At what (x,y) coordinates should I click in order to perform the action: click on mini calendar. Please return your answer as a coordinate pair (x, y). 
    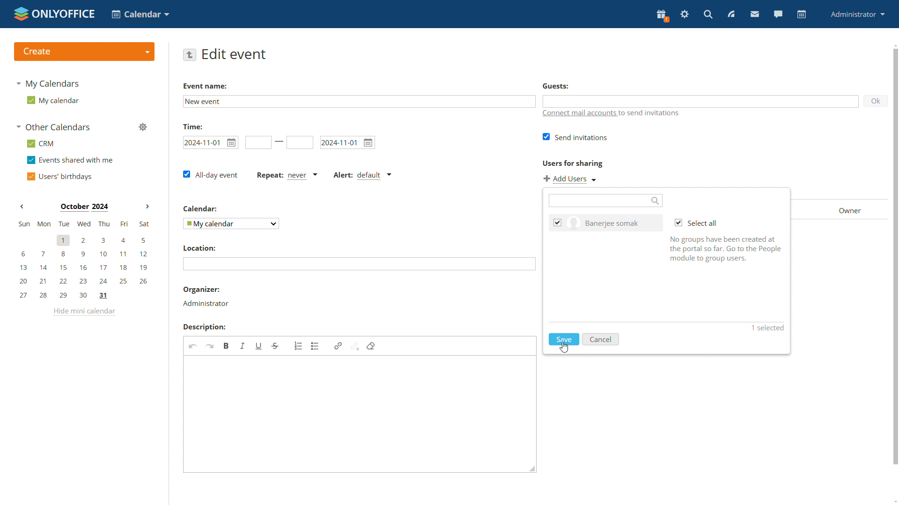
    Looking at the image, I should click on (83, 260).